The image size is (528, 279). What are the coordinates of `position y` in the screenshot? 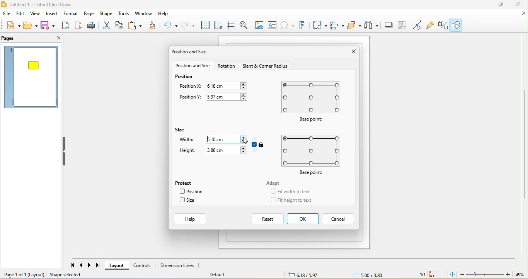 It's located at (187, 98).